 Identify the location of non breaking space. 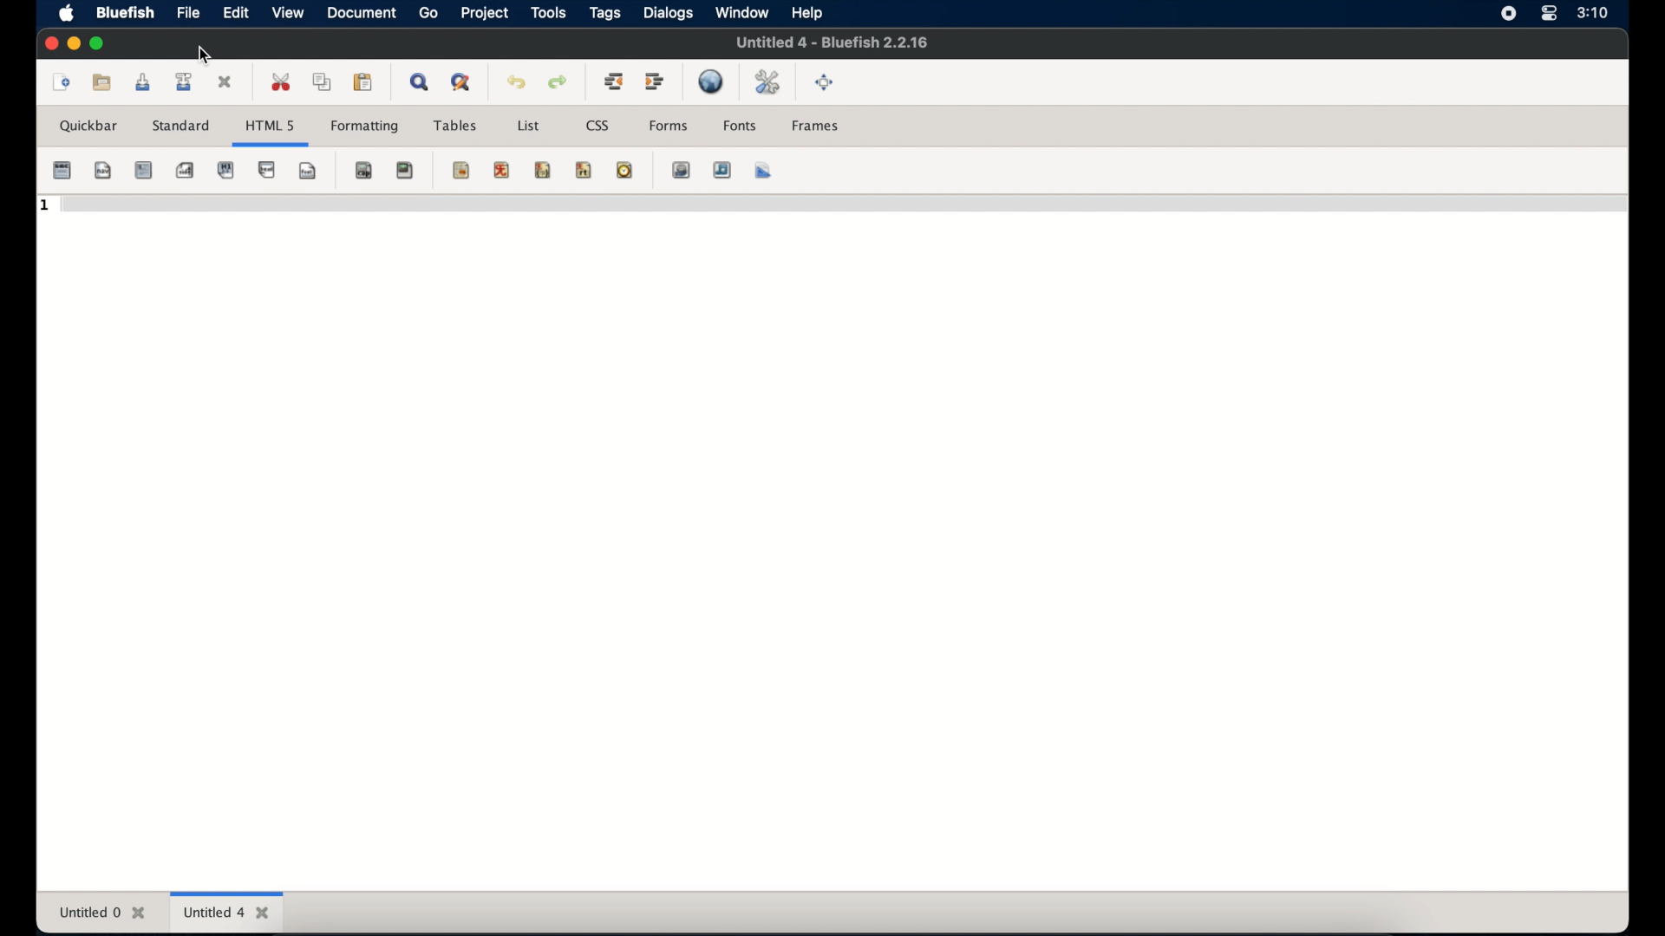
(363, 170).